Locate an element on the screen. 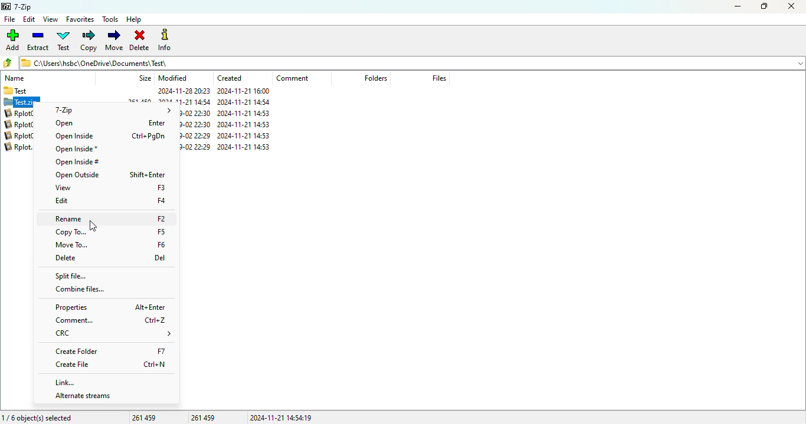 The height and width of the screenshot is (424, 806). Ctrl+PgDn is located at coordinates (148, 135).